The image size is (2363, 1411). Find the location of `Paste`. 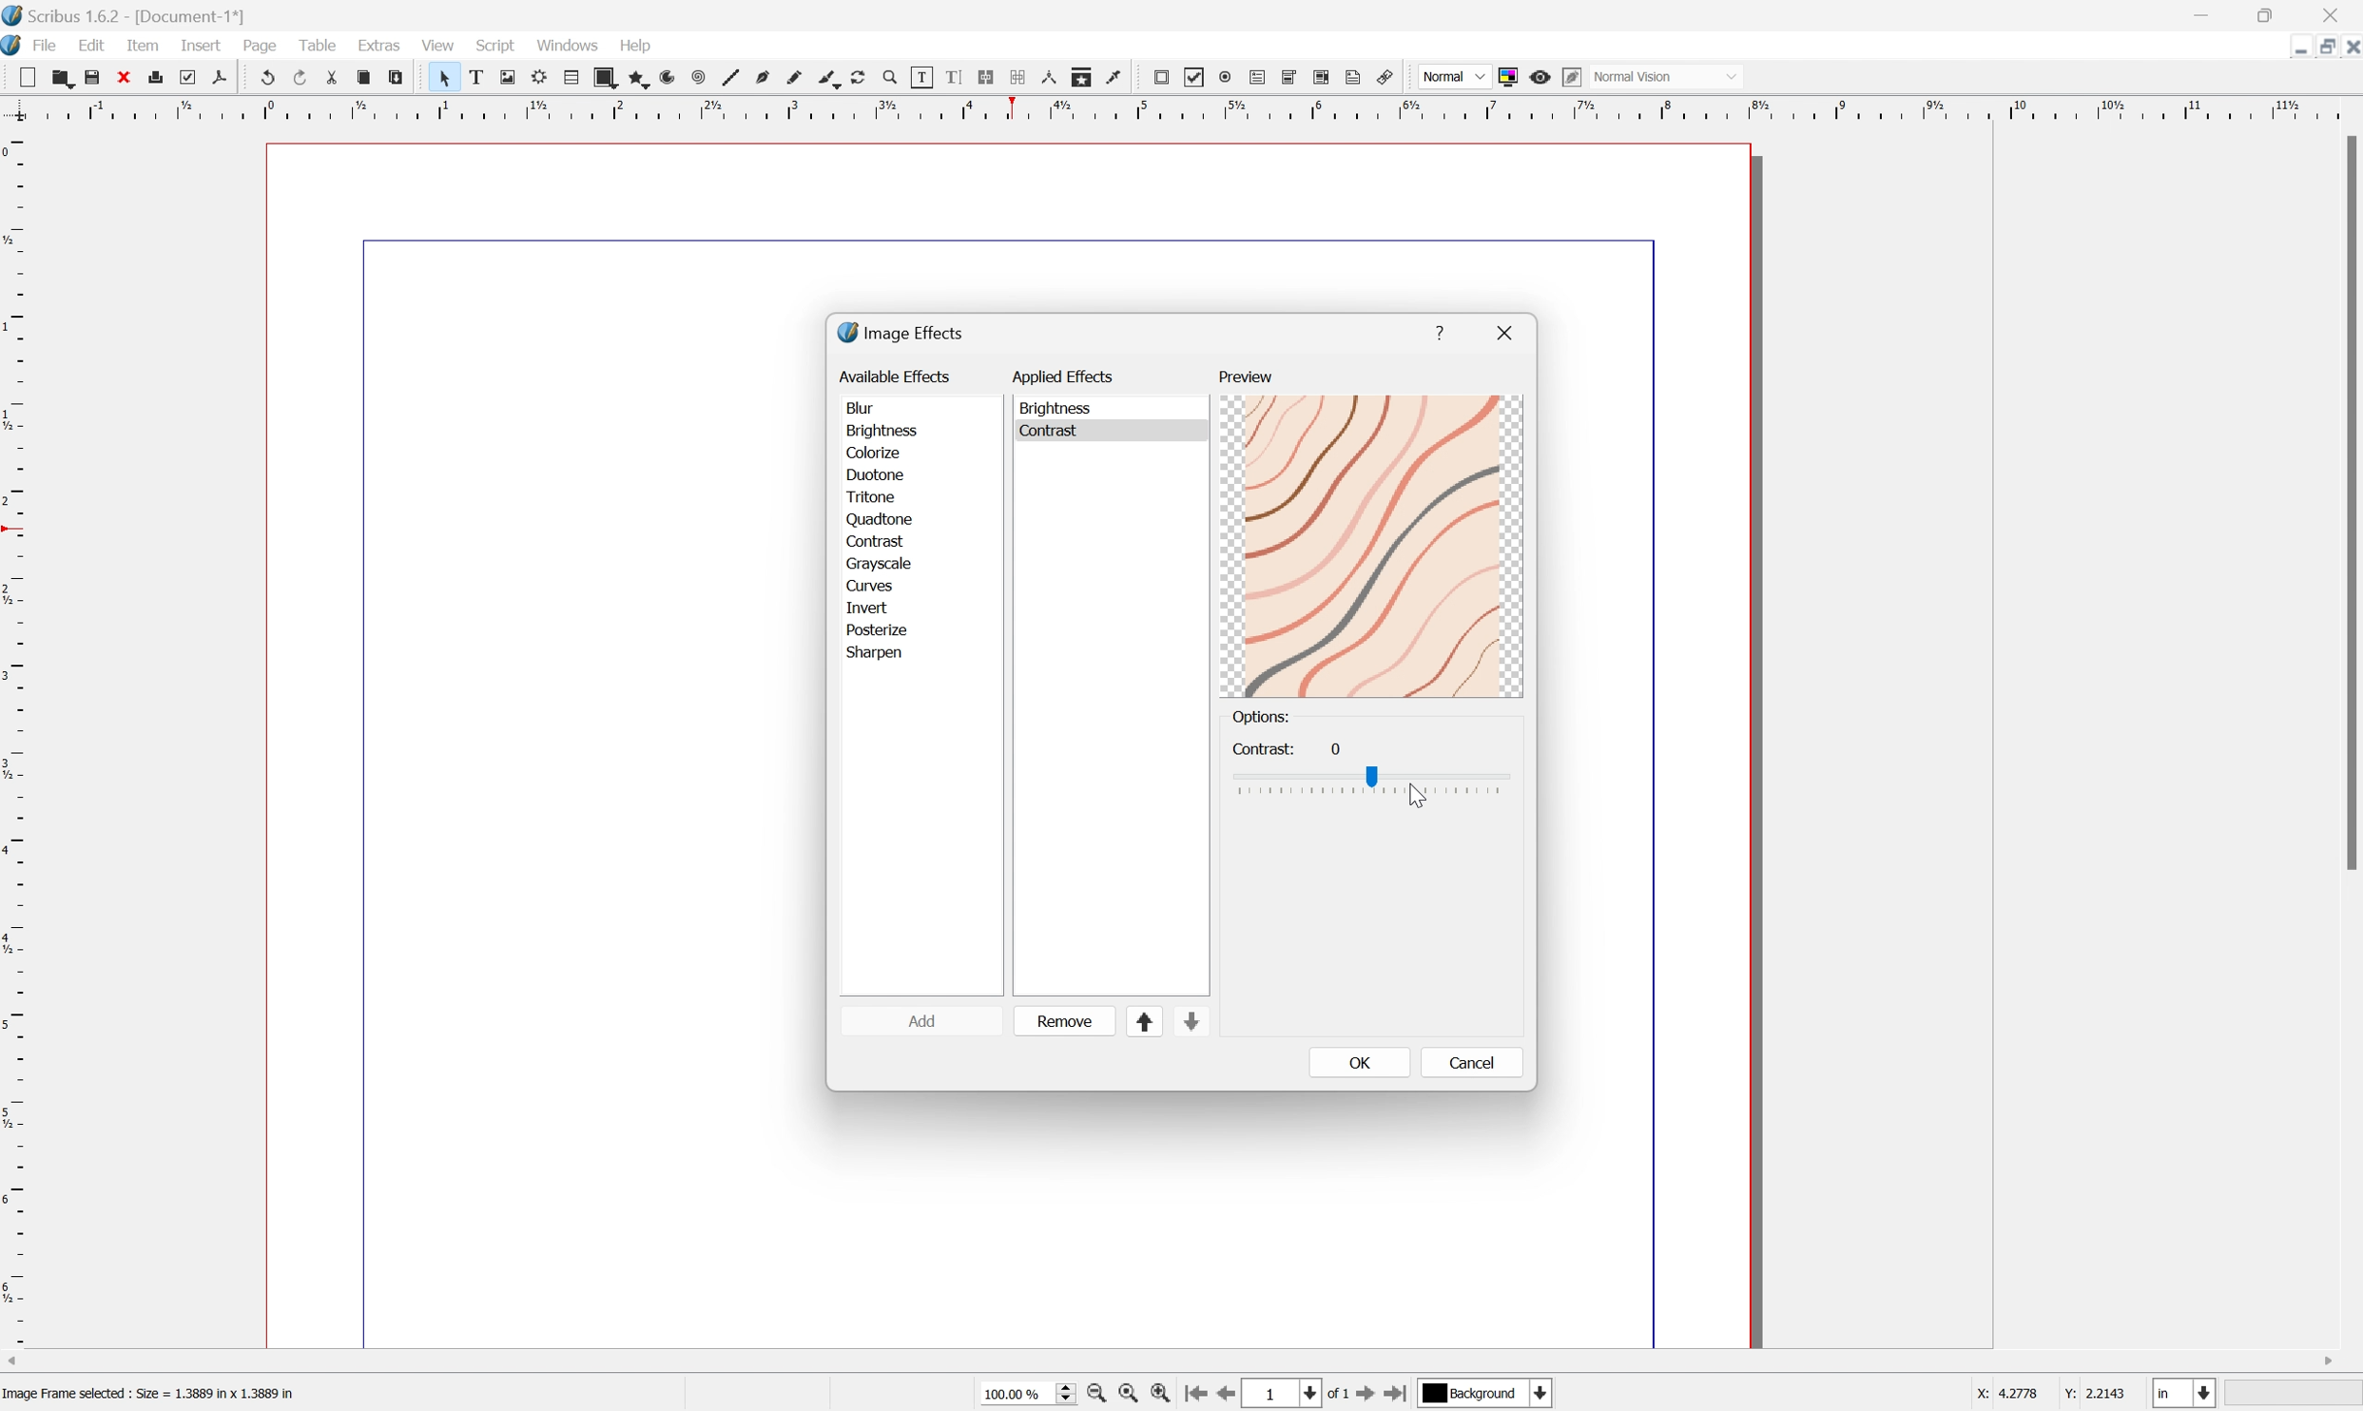

Paste is located at coordinates (397, 74).